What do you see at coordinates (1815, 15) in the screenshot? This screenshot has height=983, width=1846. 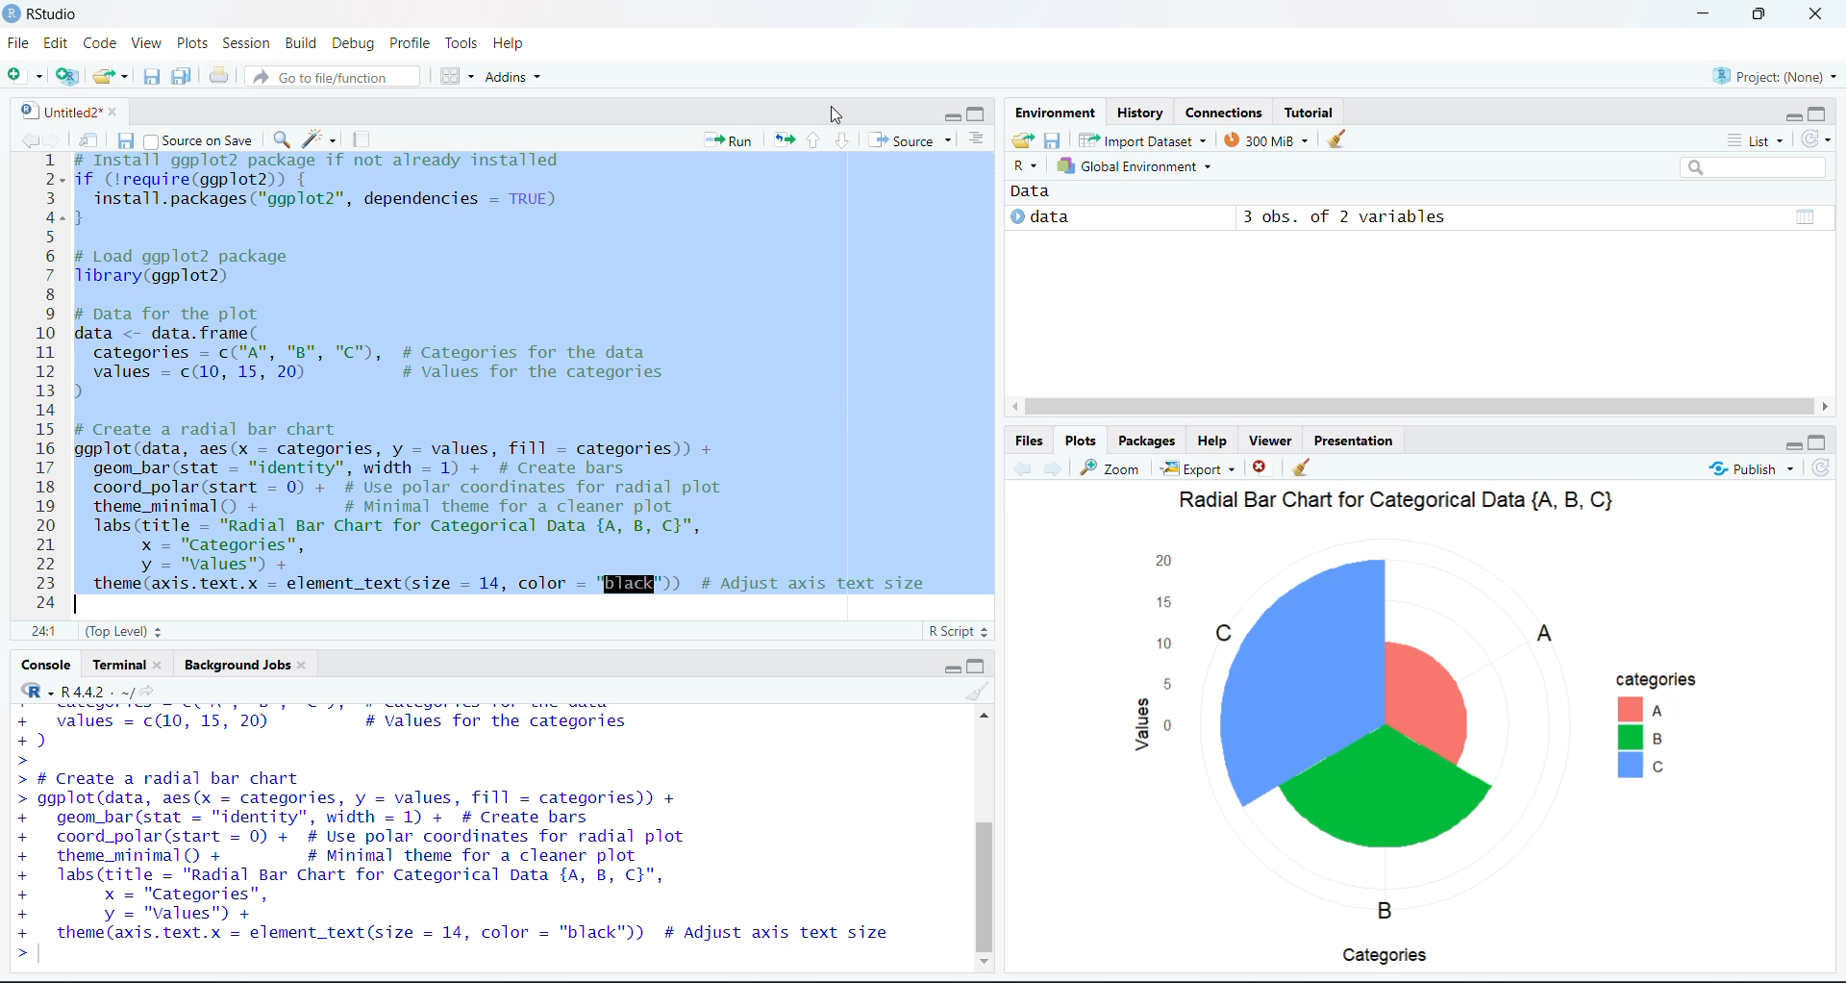 I see `close` at bounding box center [1815, 15].